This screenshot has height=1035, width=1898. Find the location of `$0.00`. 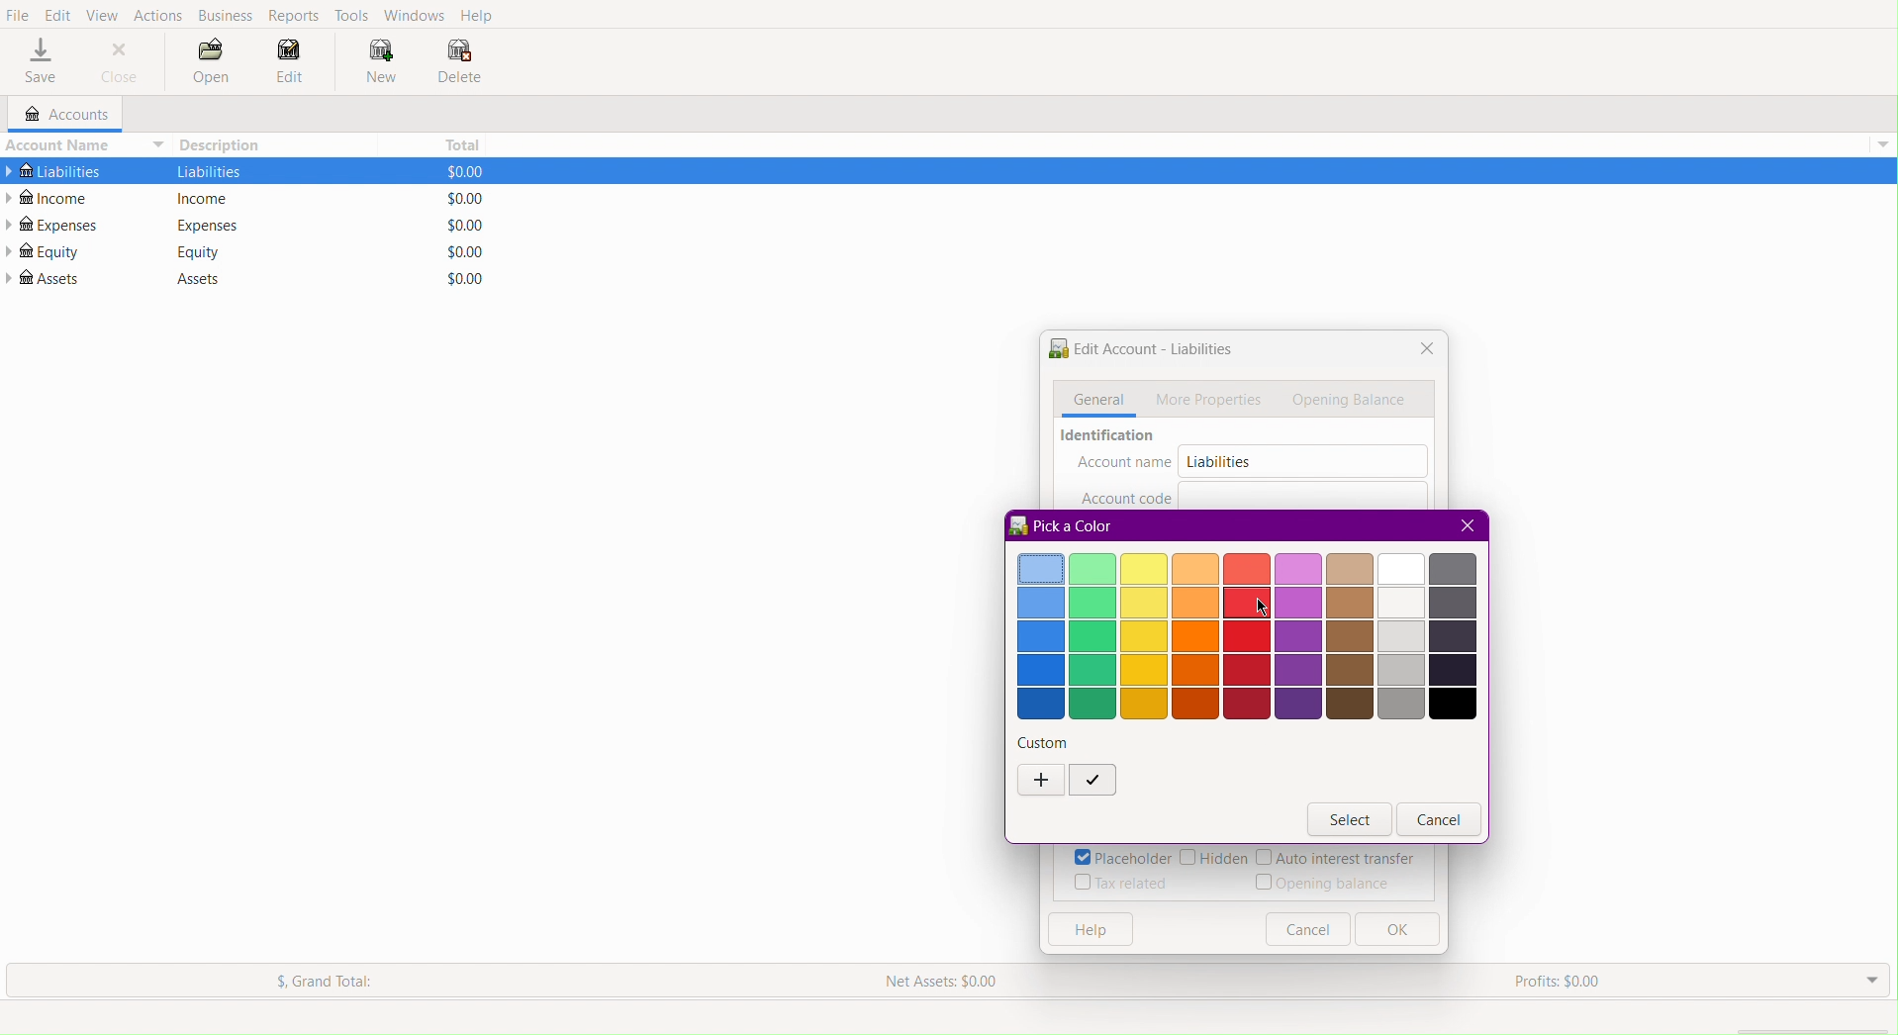

$0.00 is located at coordinates (458, 198).